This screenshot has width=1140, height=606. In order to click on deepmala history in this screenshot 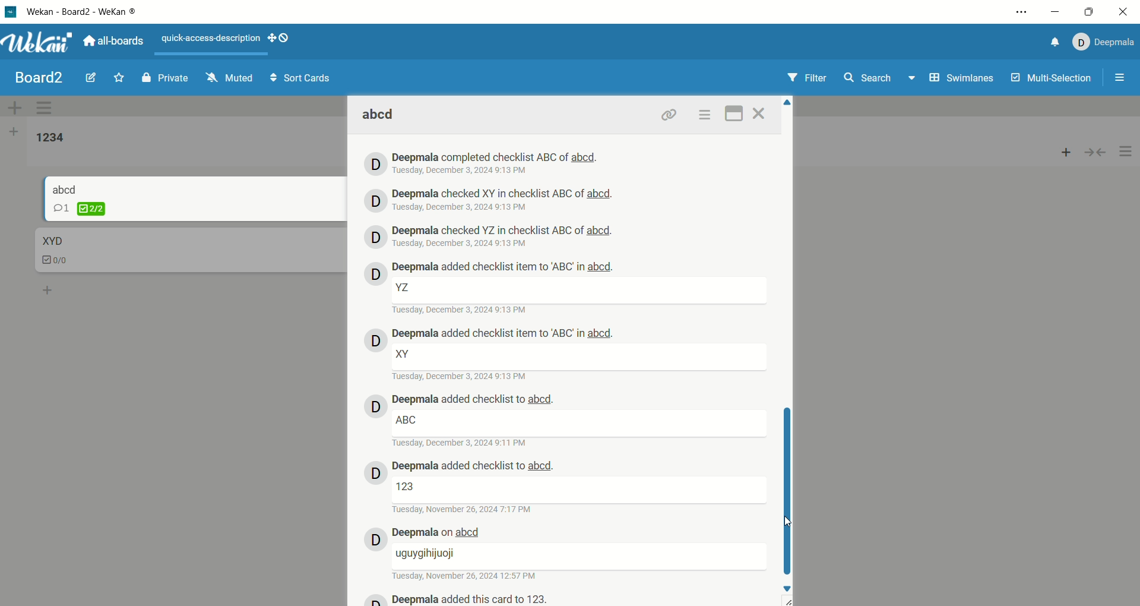, I will do `click(503, 334)`.